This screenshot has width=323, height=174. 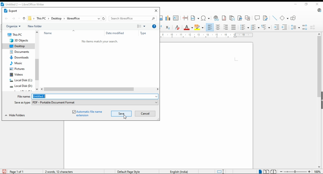 I want to click on minimize, so click(x=296, y=4).